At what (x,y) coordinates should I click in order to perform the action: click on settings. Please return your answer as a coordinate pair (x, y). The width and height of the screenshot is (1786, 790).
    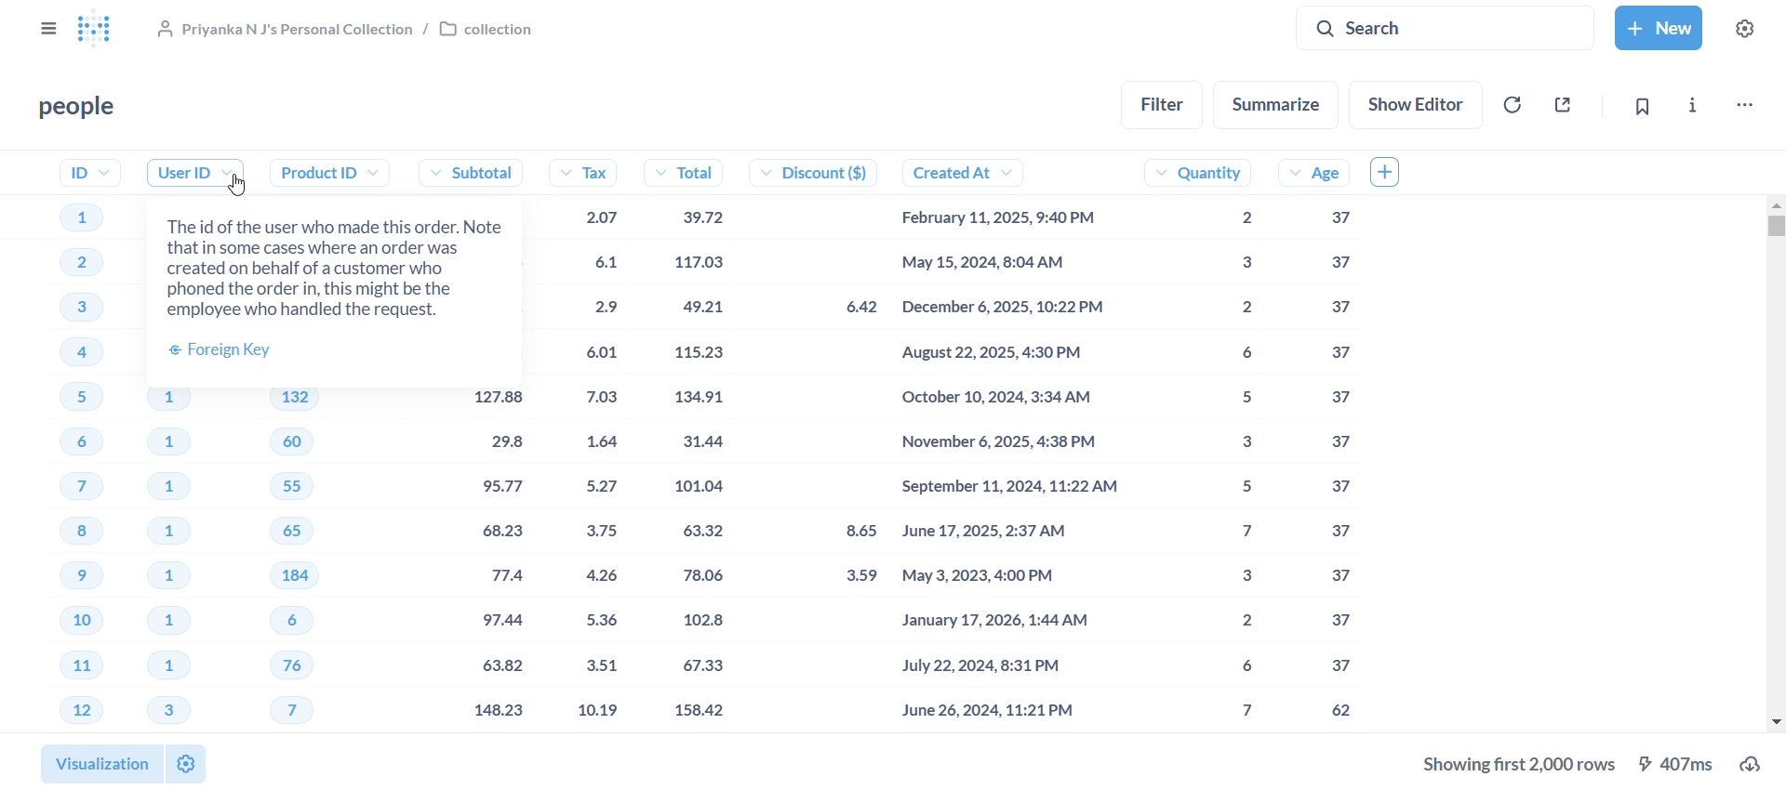
    Looking at the image, I should click on (184, 766).